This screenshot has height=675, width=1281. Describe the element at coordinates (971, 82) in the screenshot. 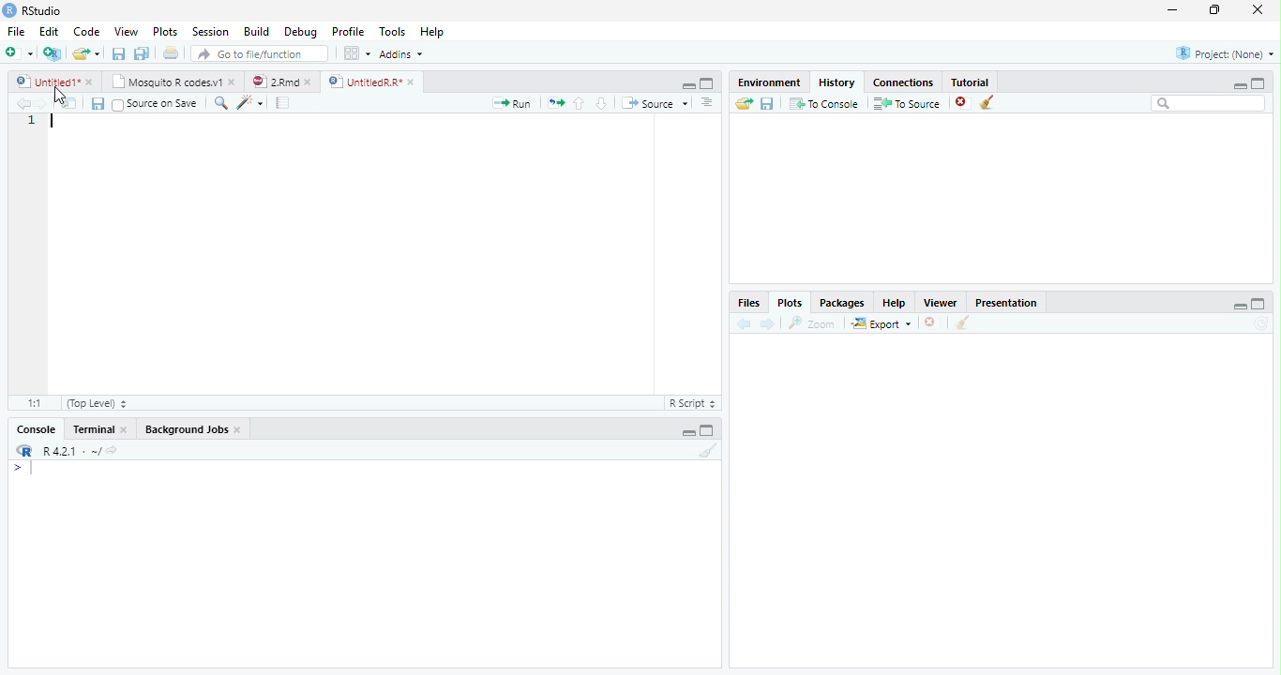

I see `Tutorial` at that location.